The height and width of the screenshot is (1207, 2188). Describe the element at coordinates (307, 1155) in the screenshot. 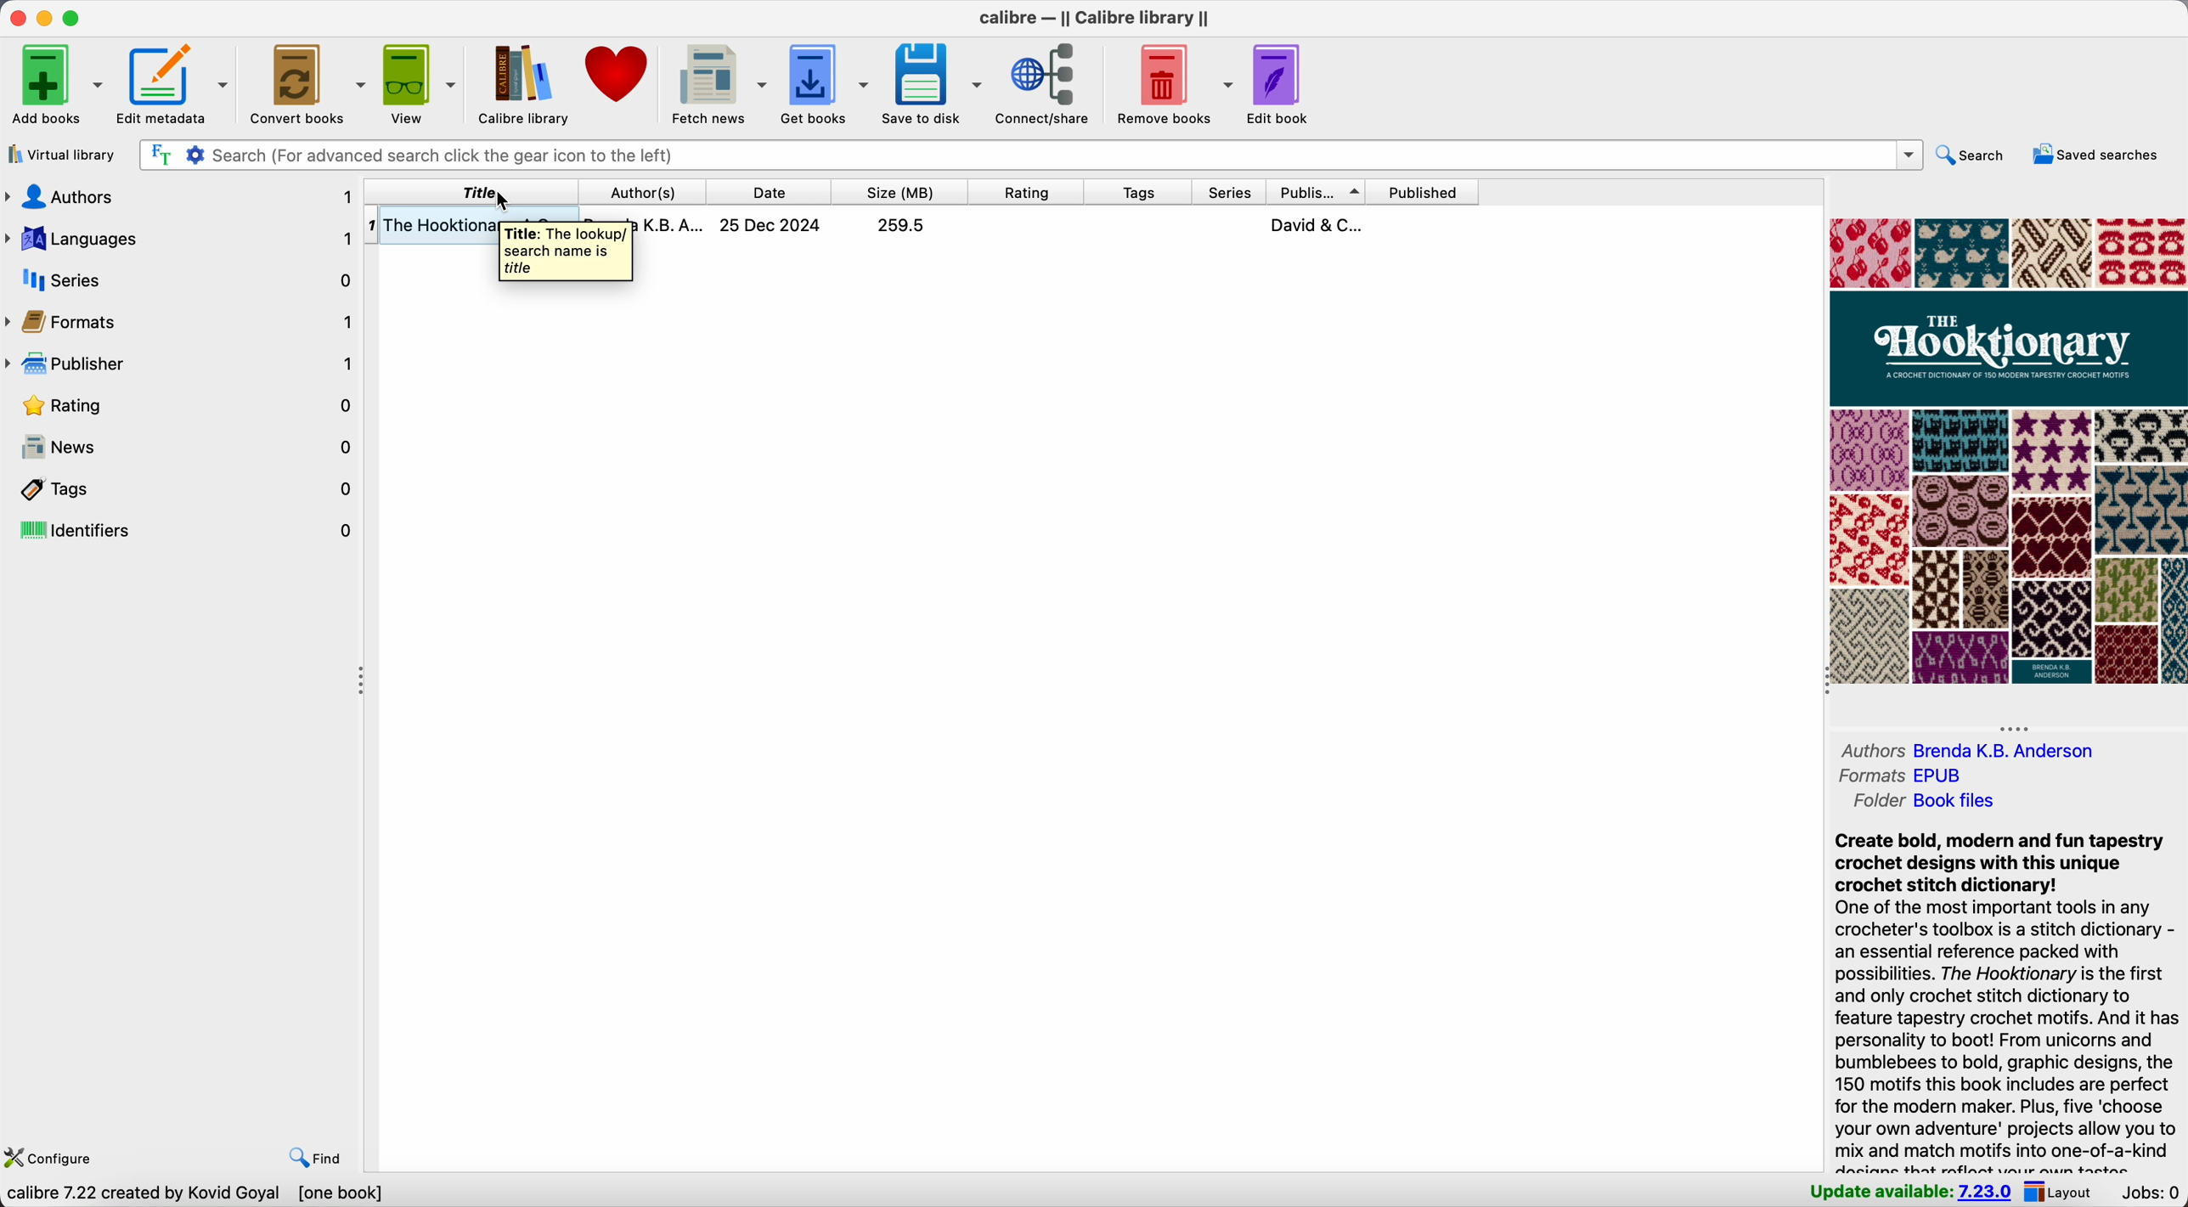

I see `find` at that location.